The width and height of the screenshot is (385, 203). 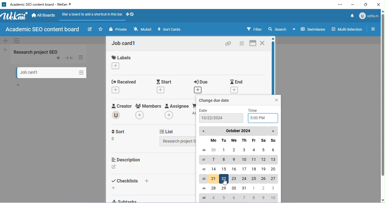 I want to click on star a board to add a shortcut in this bar, so click(x=91, y=16).